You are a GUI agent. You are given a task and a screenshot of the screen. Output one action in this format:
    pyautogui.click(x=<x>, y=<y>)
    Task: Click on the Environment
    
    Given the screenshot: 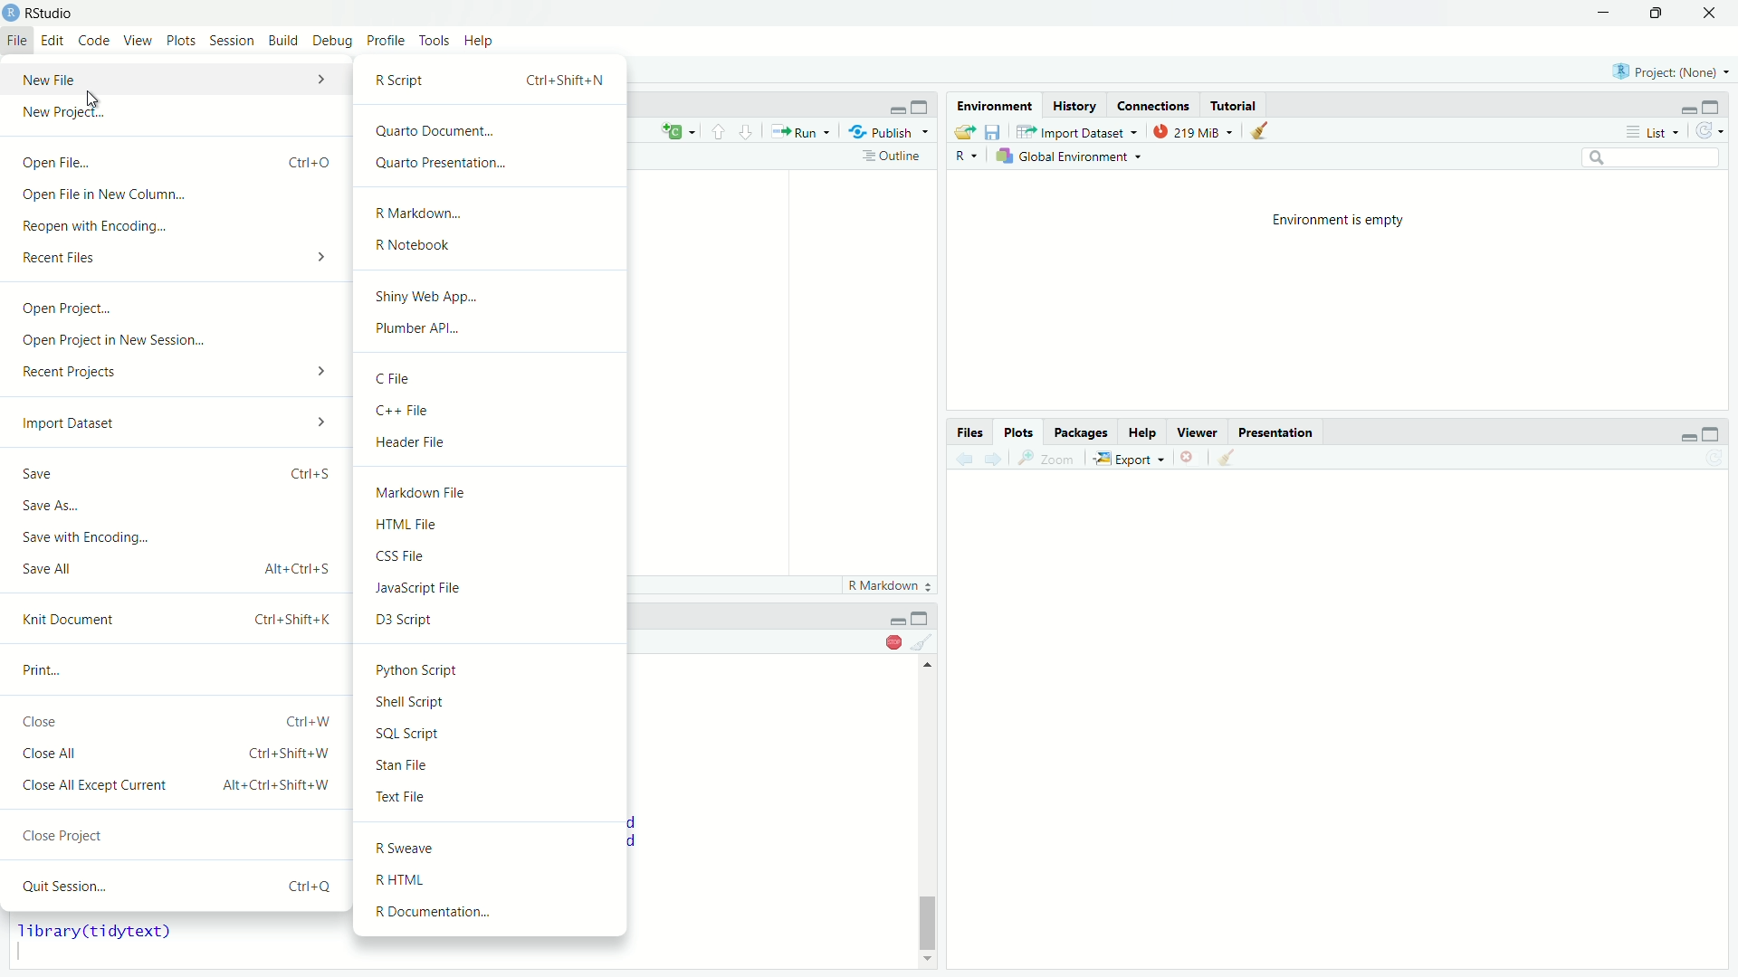 What is the action you would take?
    pyautogui.click(x=993, y=104)
    